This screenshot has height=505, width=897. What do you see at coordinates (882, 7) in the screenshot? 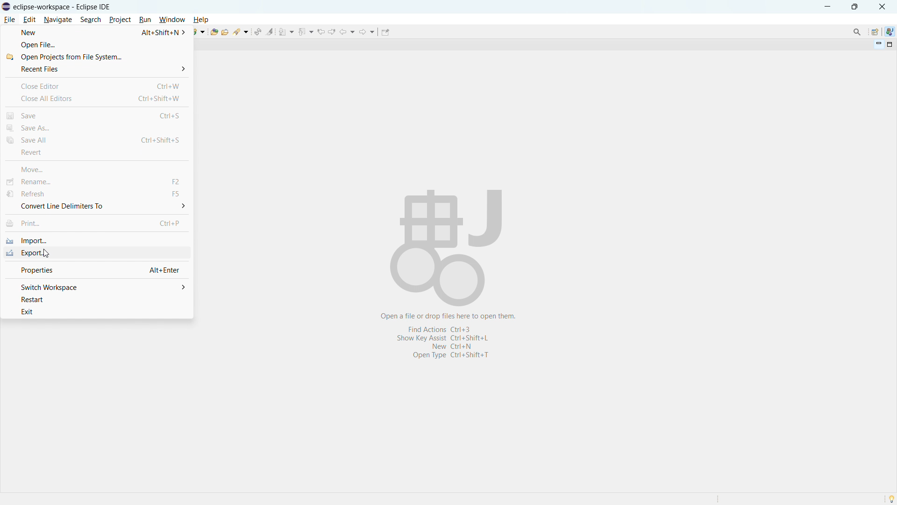
I see `close` at bounding box center [882, 7].